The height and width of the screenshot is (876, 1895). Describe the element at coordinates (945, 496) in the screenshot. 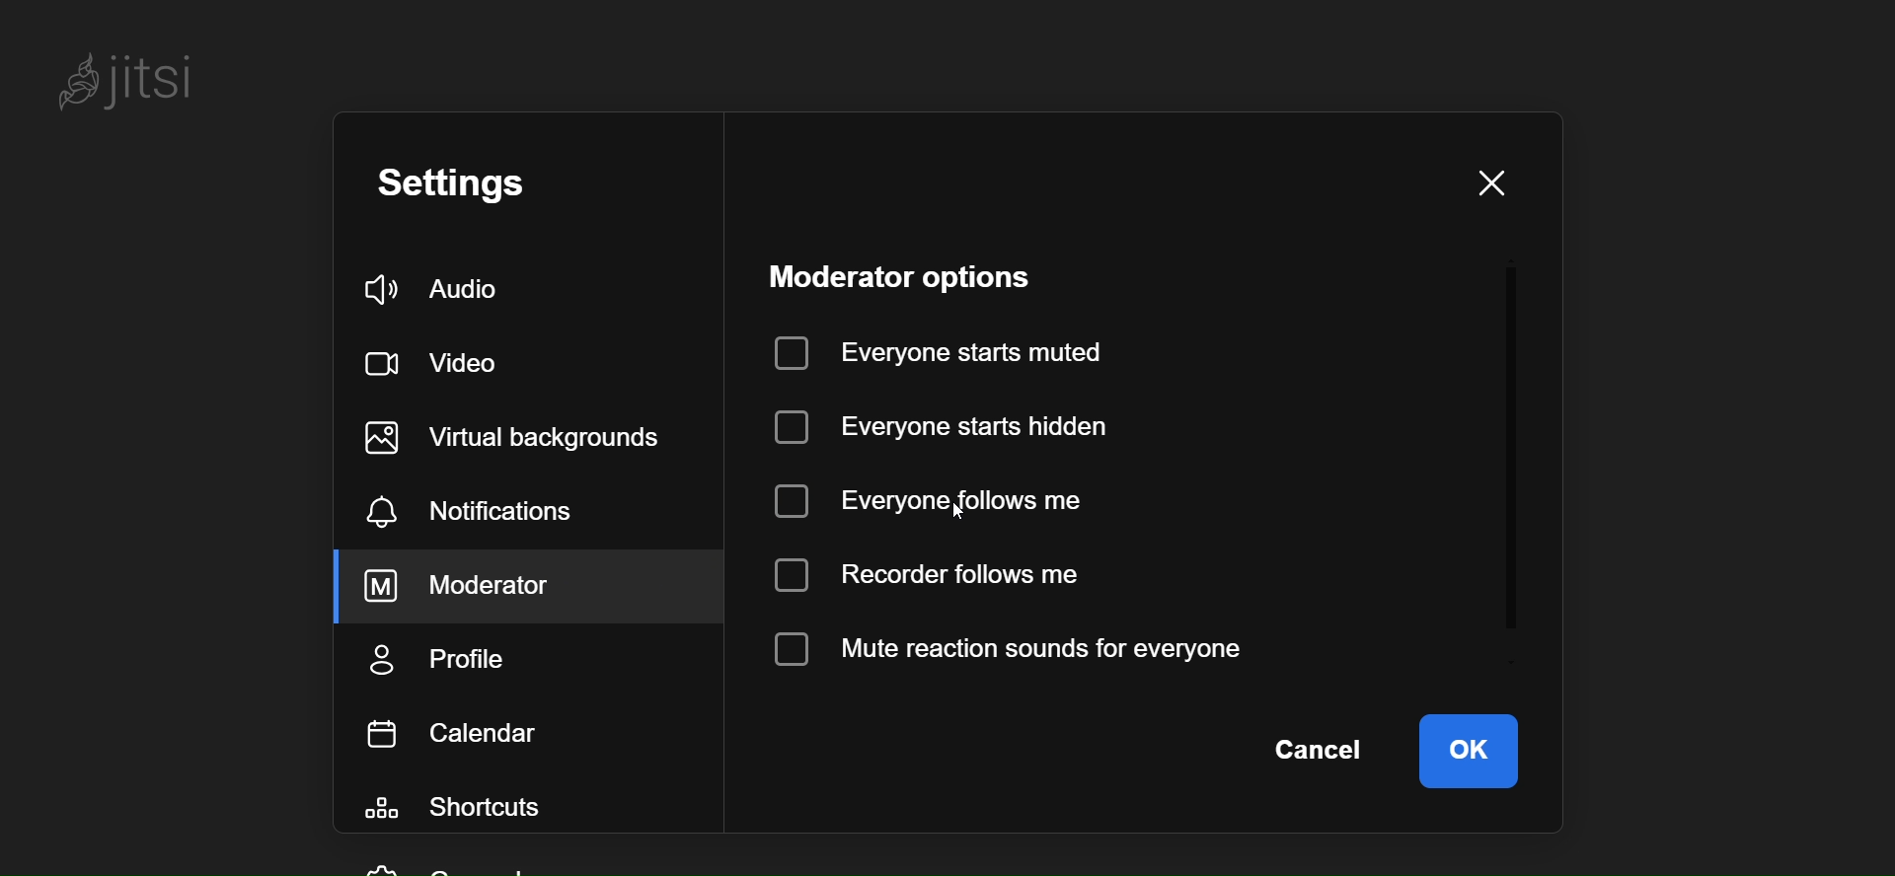

I see `everyone follows me` at that location.